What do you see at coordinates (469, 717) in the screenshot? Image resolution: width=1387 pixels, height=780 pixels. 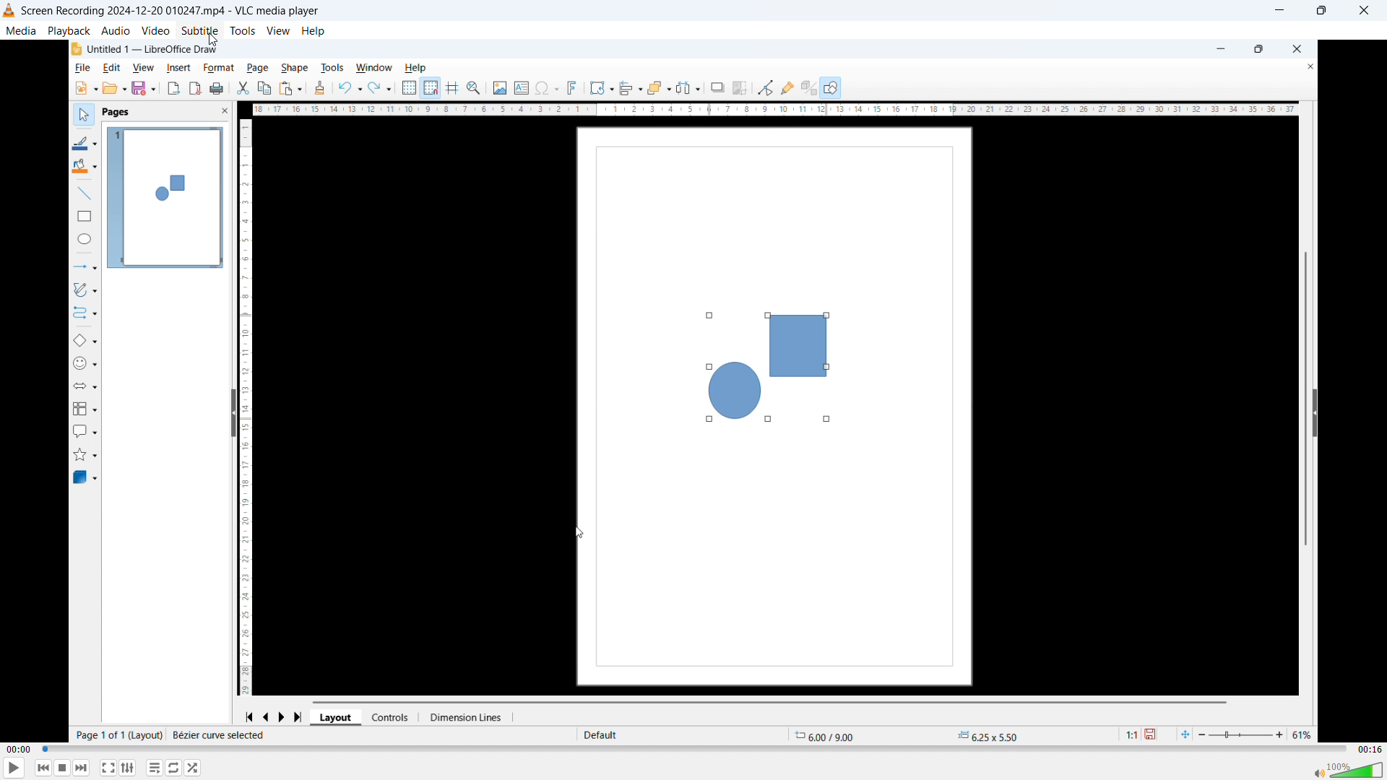 I see `dimension lines` at bounding box center [469, 717].